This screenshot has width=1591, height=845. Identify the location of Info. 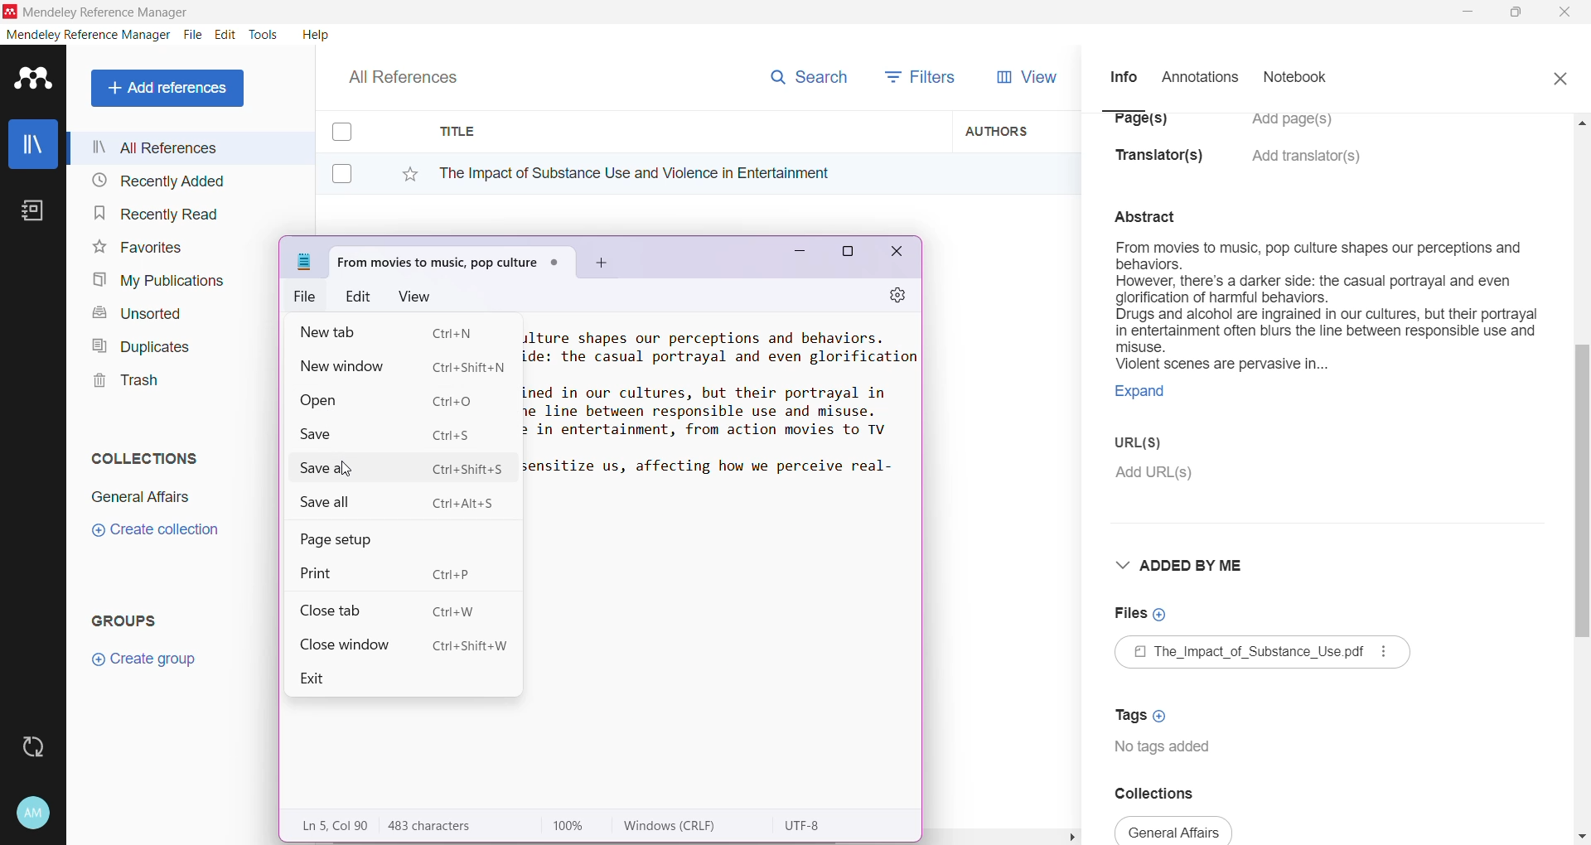
(1123, 76).